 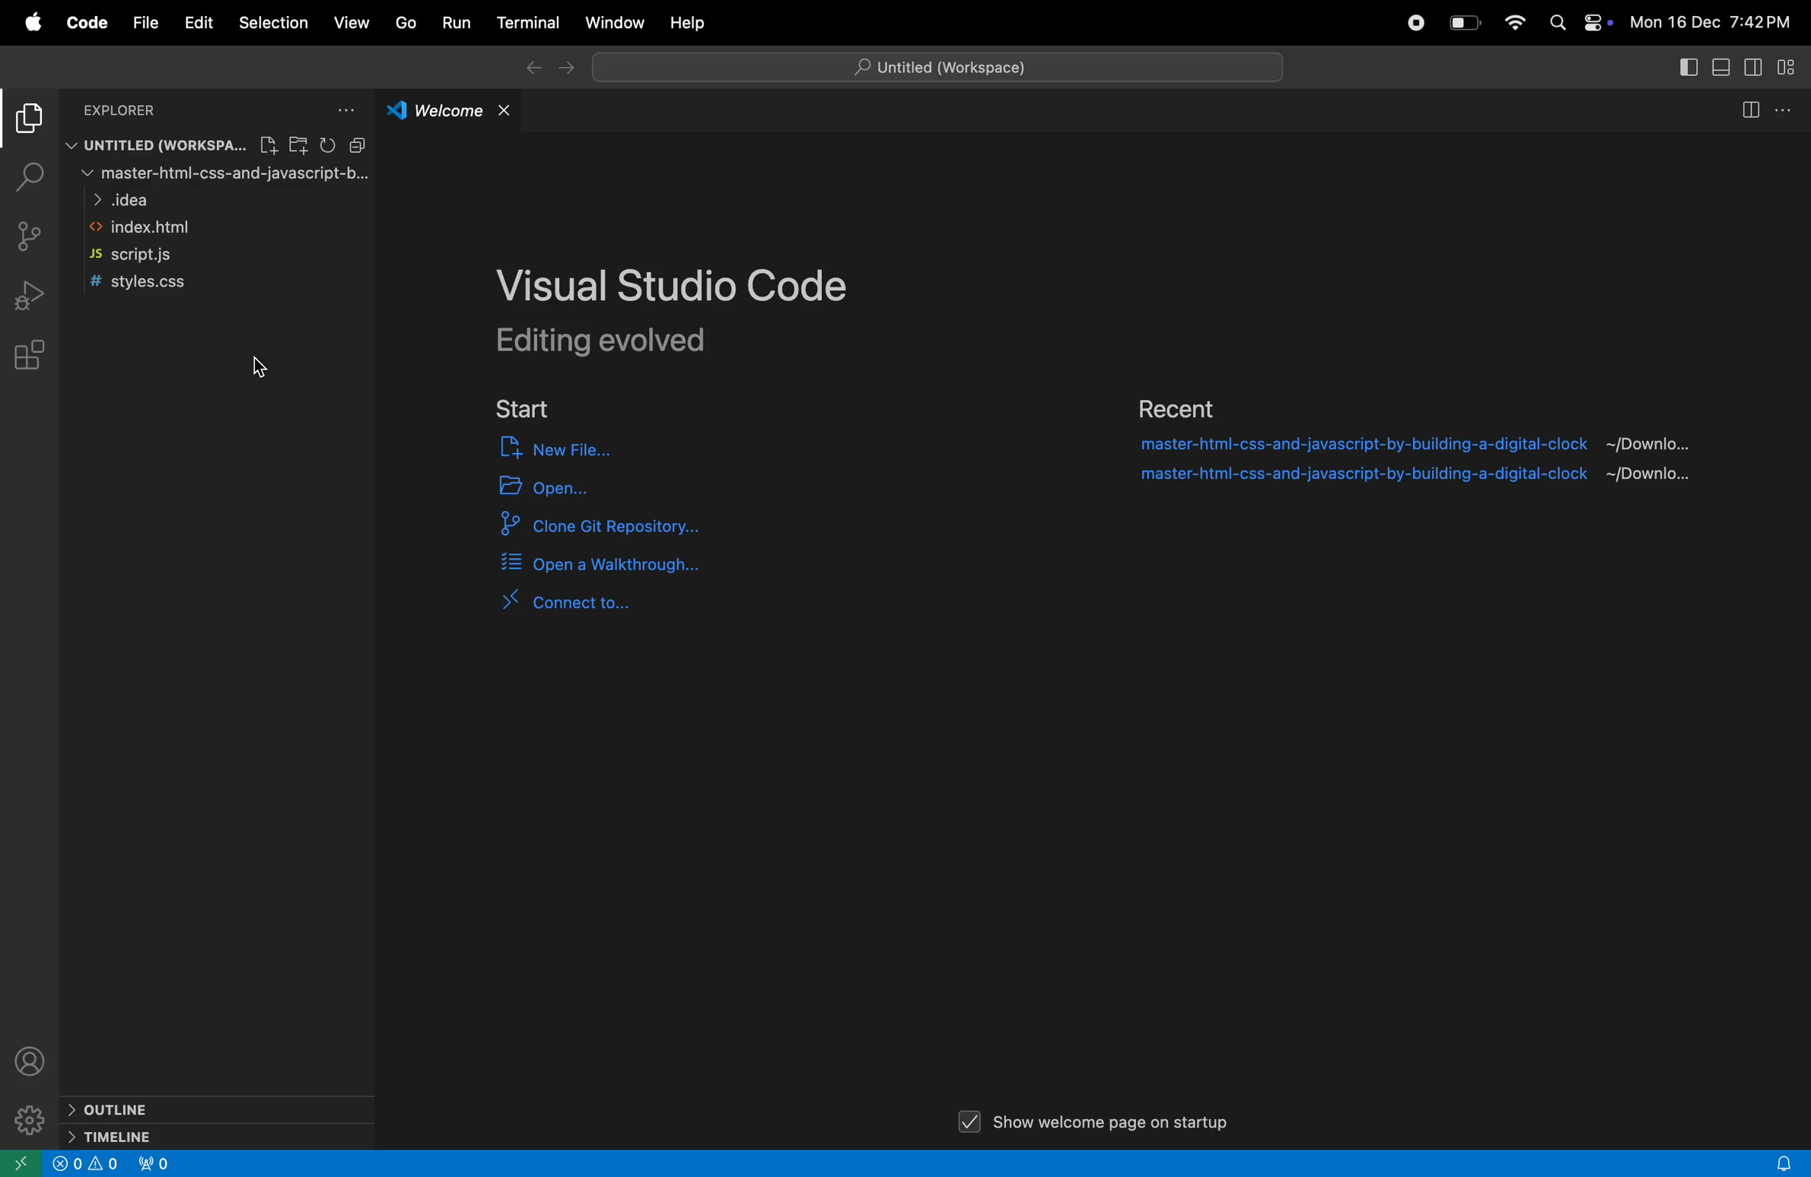 I want to click on code, so click(x=87, y=23).